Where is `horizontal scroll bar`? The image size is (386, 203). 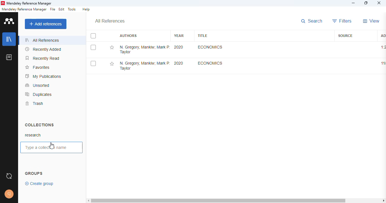 horizontal scroll bar is located at coordinates (237, 200).